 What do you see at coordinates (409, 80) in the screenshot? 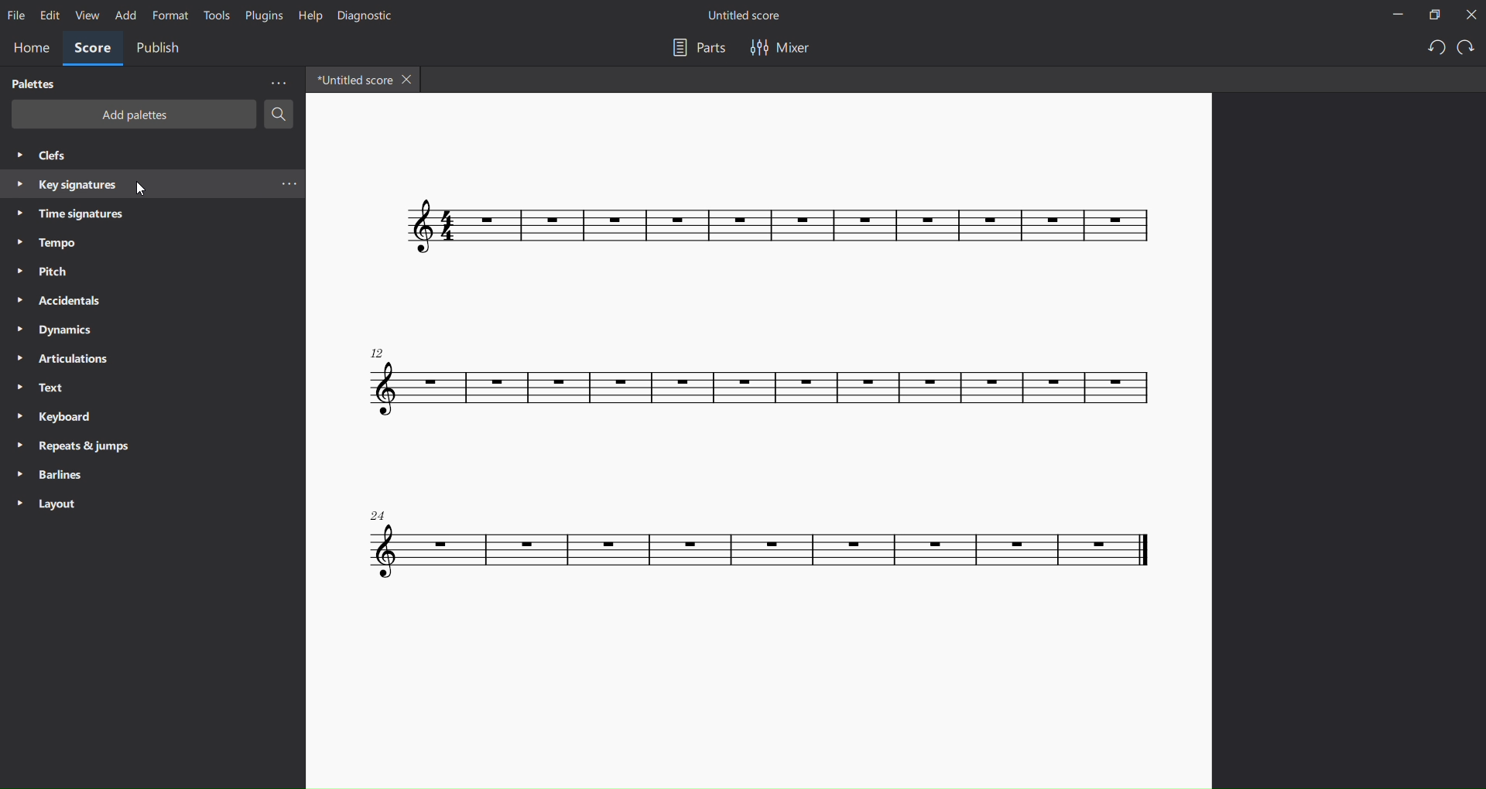
I see `close tab` at bounding box center [409, 80].